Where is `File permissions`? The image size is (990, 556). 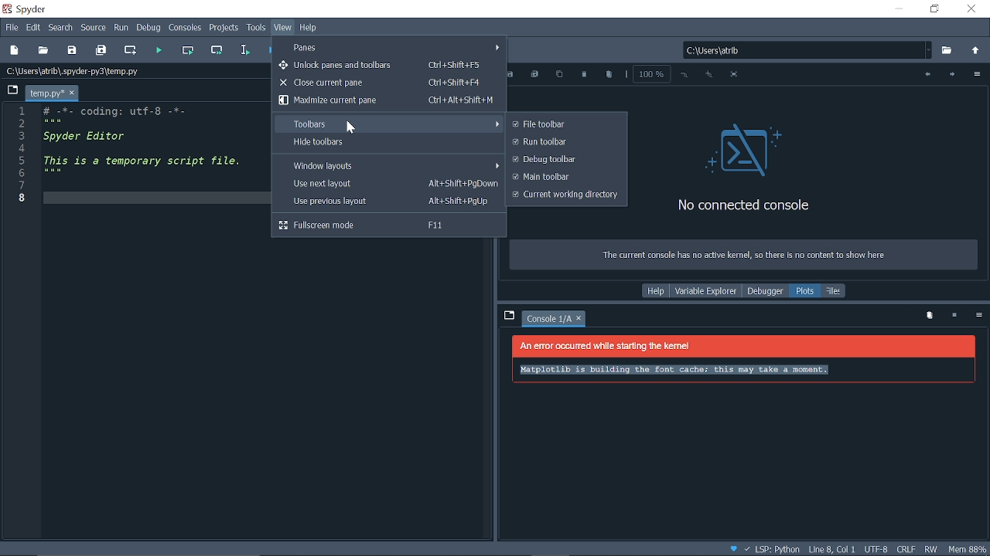
File permissions is located at coordinates (932, 548).